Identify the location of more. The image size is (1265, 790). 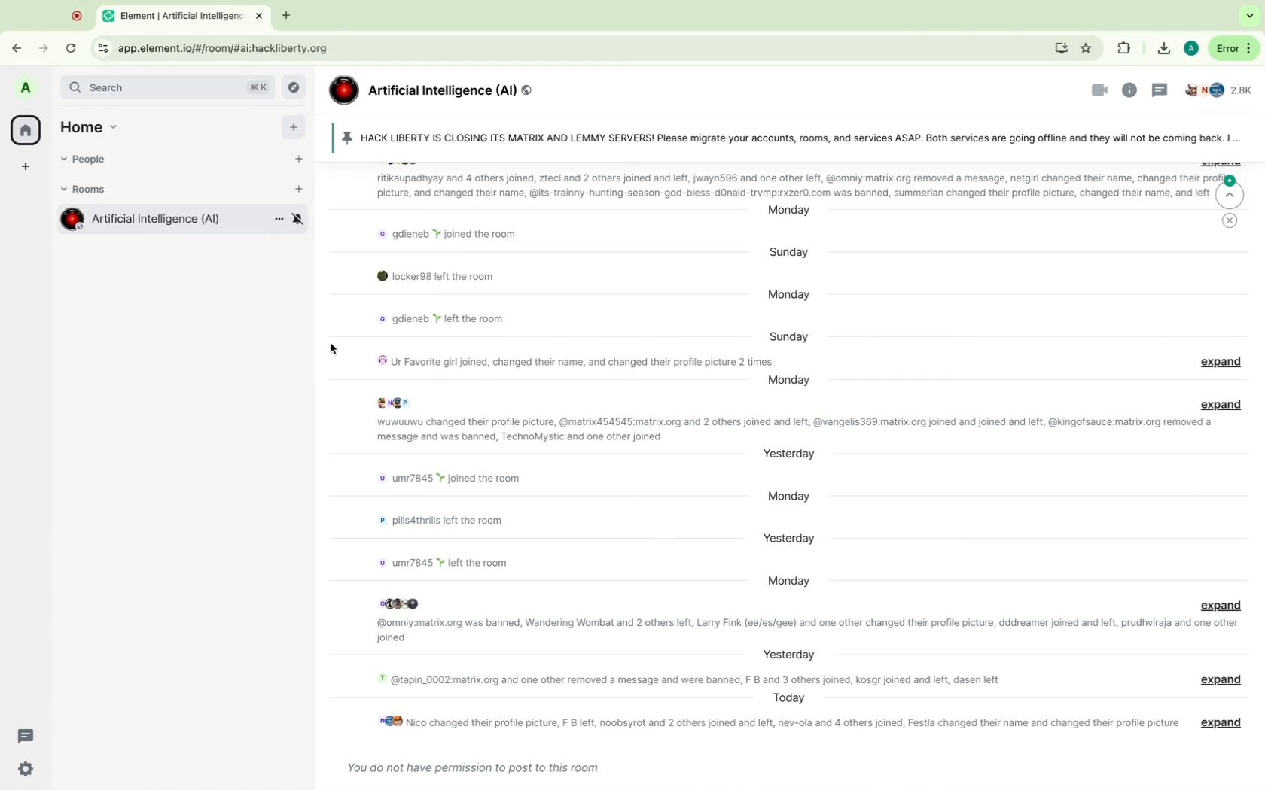
(1233, 49).